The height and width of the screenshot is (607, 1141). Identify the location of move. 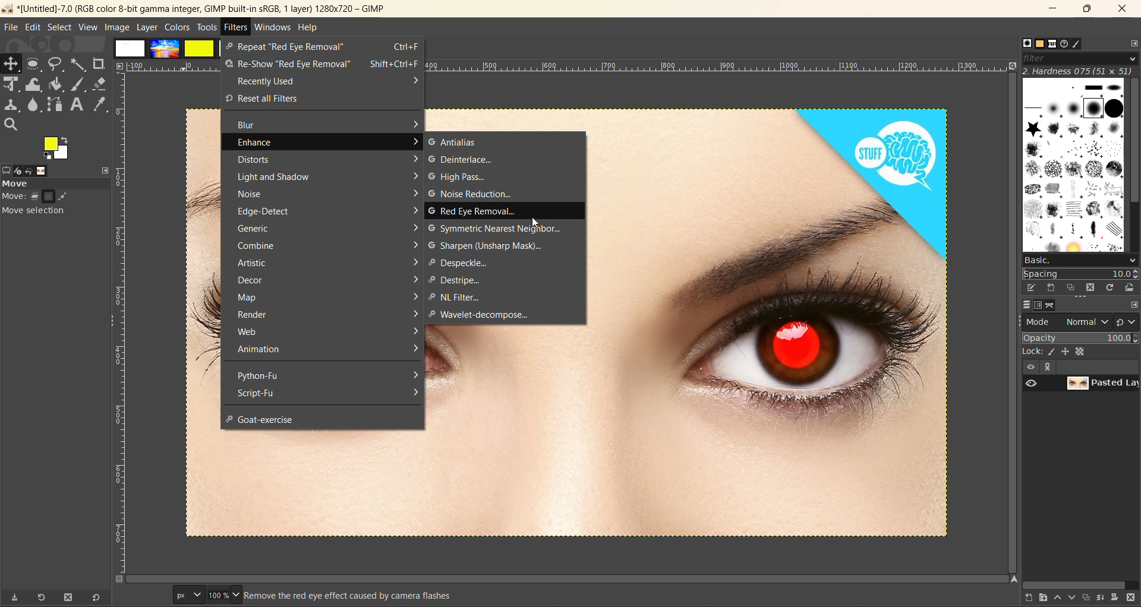
(58, 200).